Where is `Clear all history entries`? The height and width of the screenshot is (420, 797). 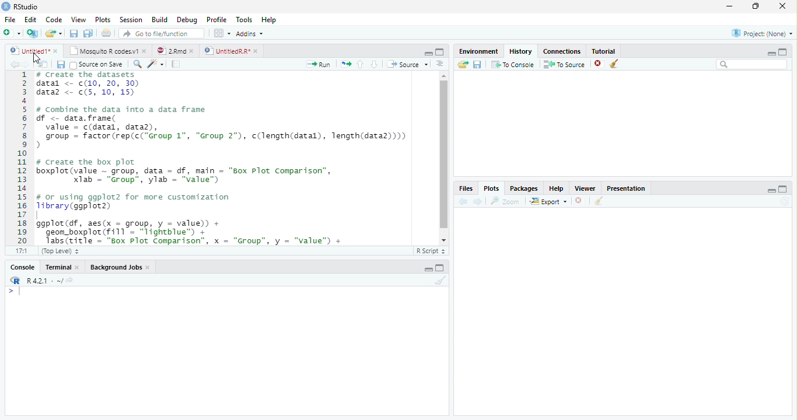
Clear all history entries is located at coordinates (614, 64).